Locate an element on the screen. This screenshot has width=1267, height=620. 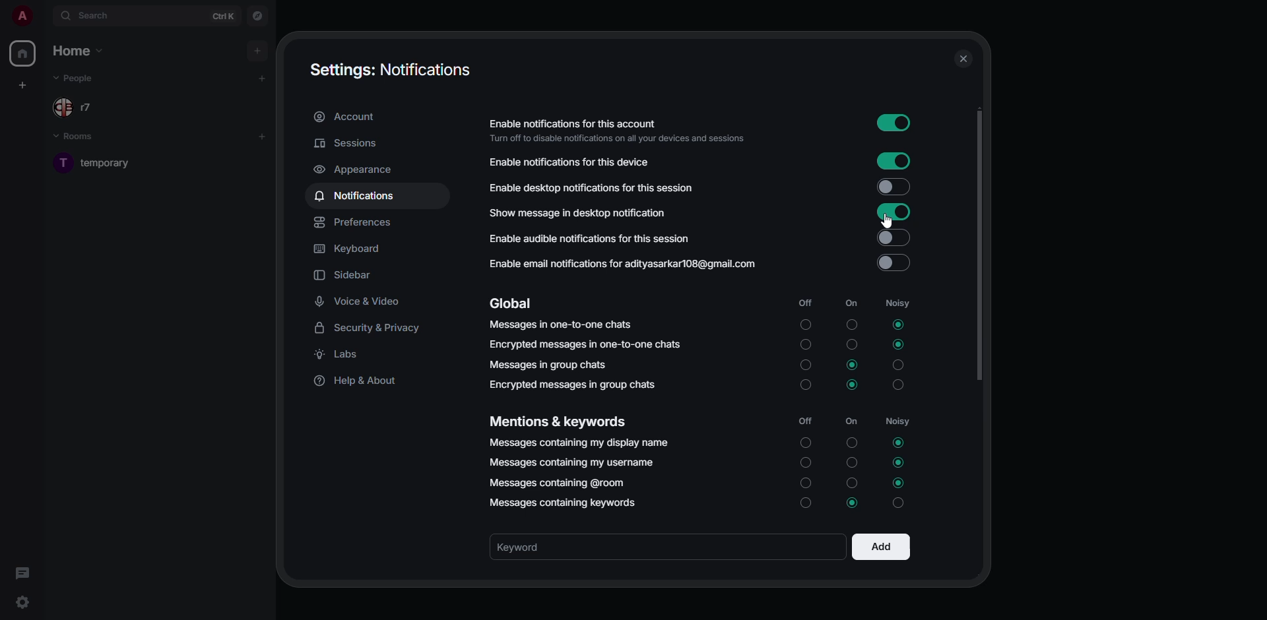
selected is located at coordinates (853, 365).